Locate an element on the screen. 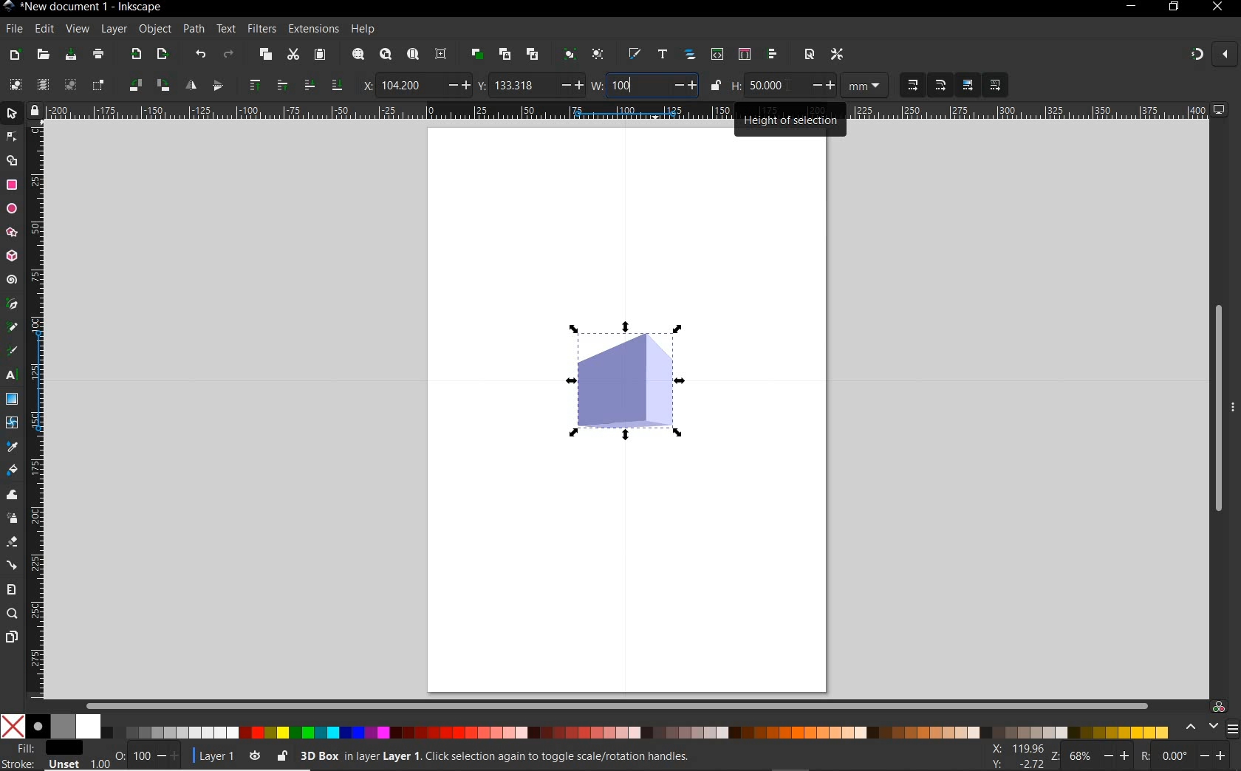 The height and width of the screenshot is (771, 1241). spiral tool is located at coordinates (11, 279).